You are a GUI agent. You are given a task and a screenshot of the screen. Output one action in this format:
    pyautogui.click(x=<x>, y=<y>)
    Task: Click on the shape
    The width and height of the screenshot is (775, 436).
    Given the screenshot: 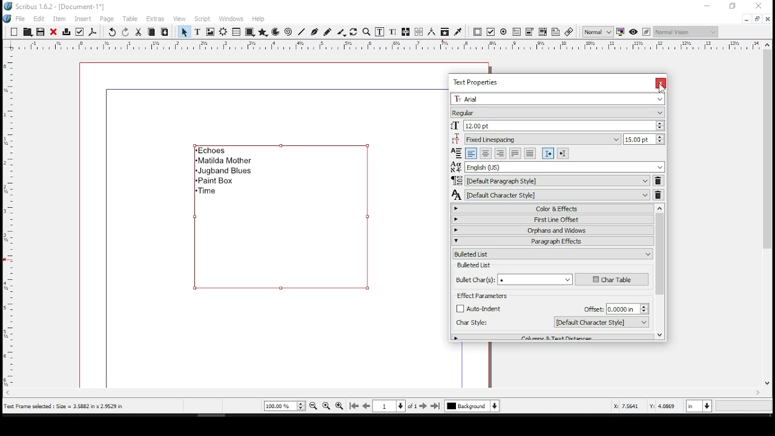 What is the action you would take?
    pyautogui.click(x=249, y=31)
    